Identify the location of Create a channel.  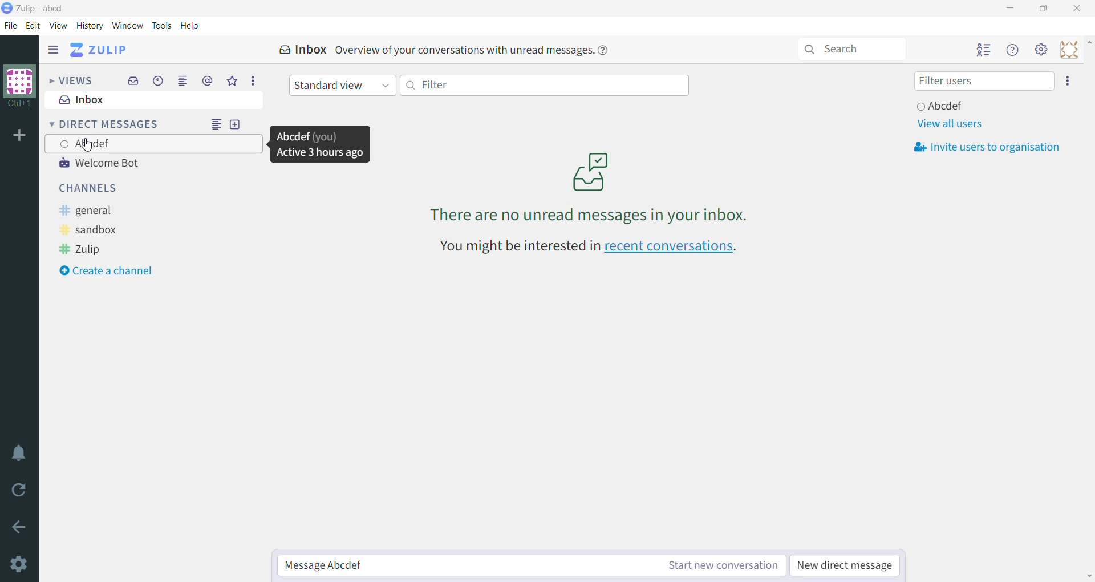
(115, 270).